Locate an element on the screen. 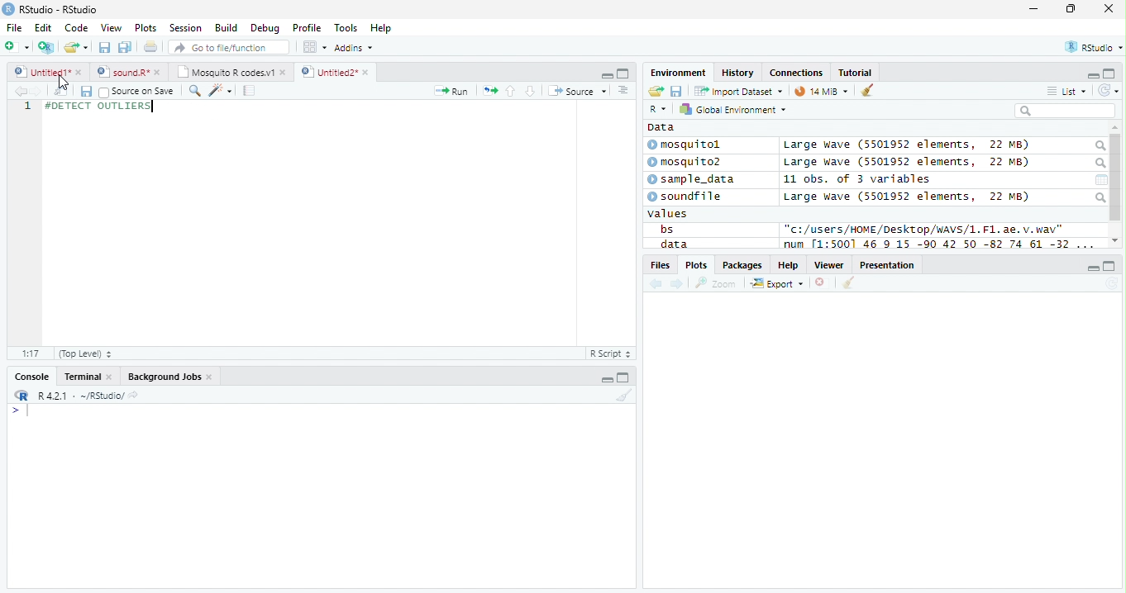 The image size is (1126, 593). #DETECT OUTLIERS is located at coordinates (97, 108).